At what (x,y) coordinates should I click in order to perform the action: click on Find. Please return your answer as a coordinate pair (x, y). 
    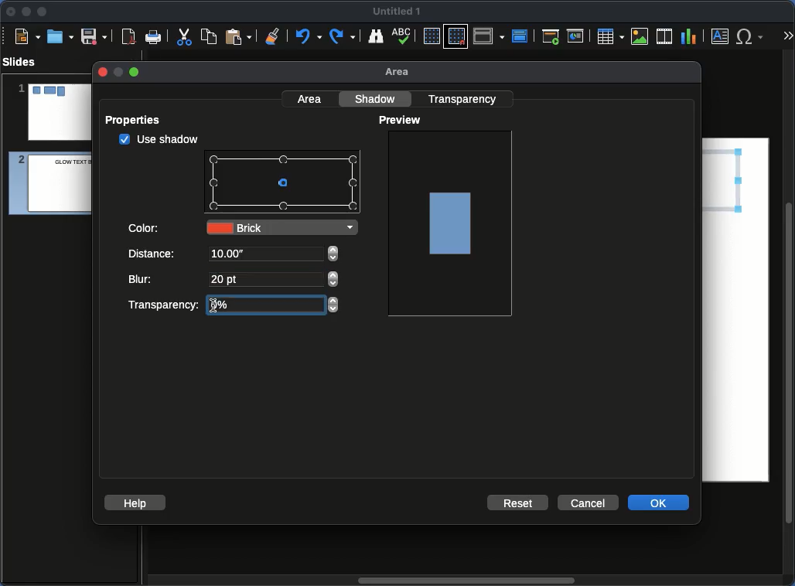
    Looking at the image, I should click on (375, 36).